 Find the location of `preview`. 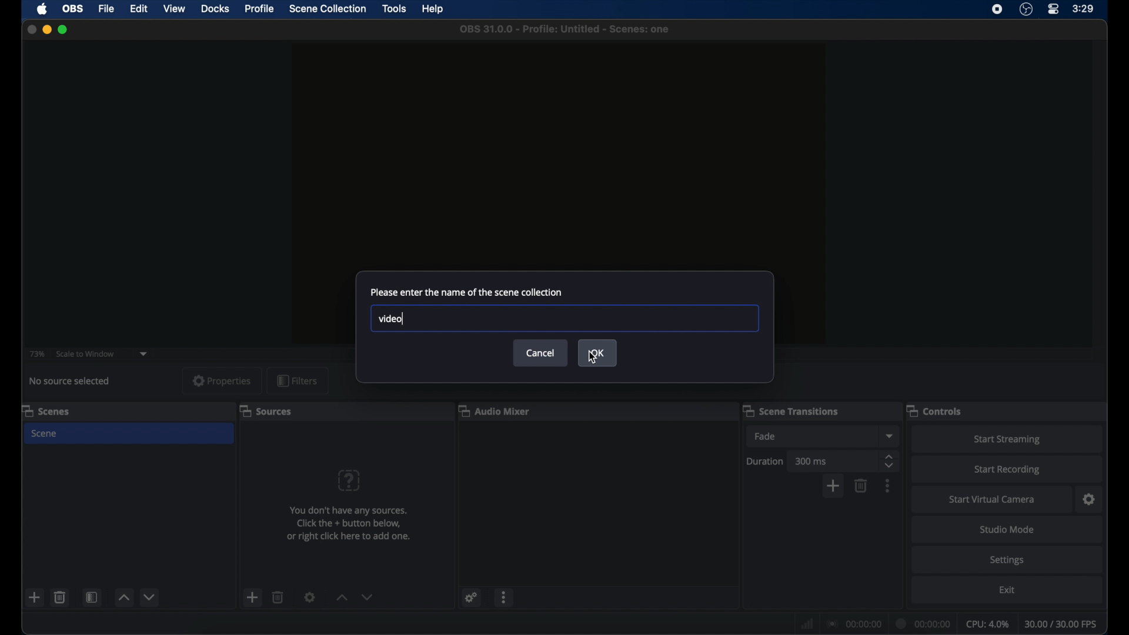

preview is located at coordinates (560, 143).